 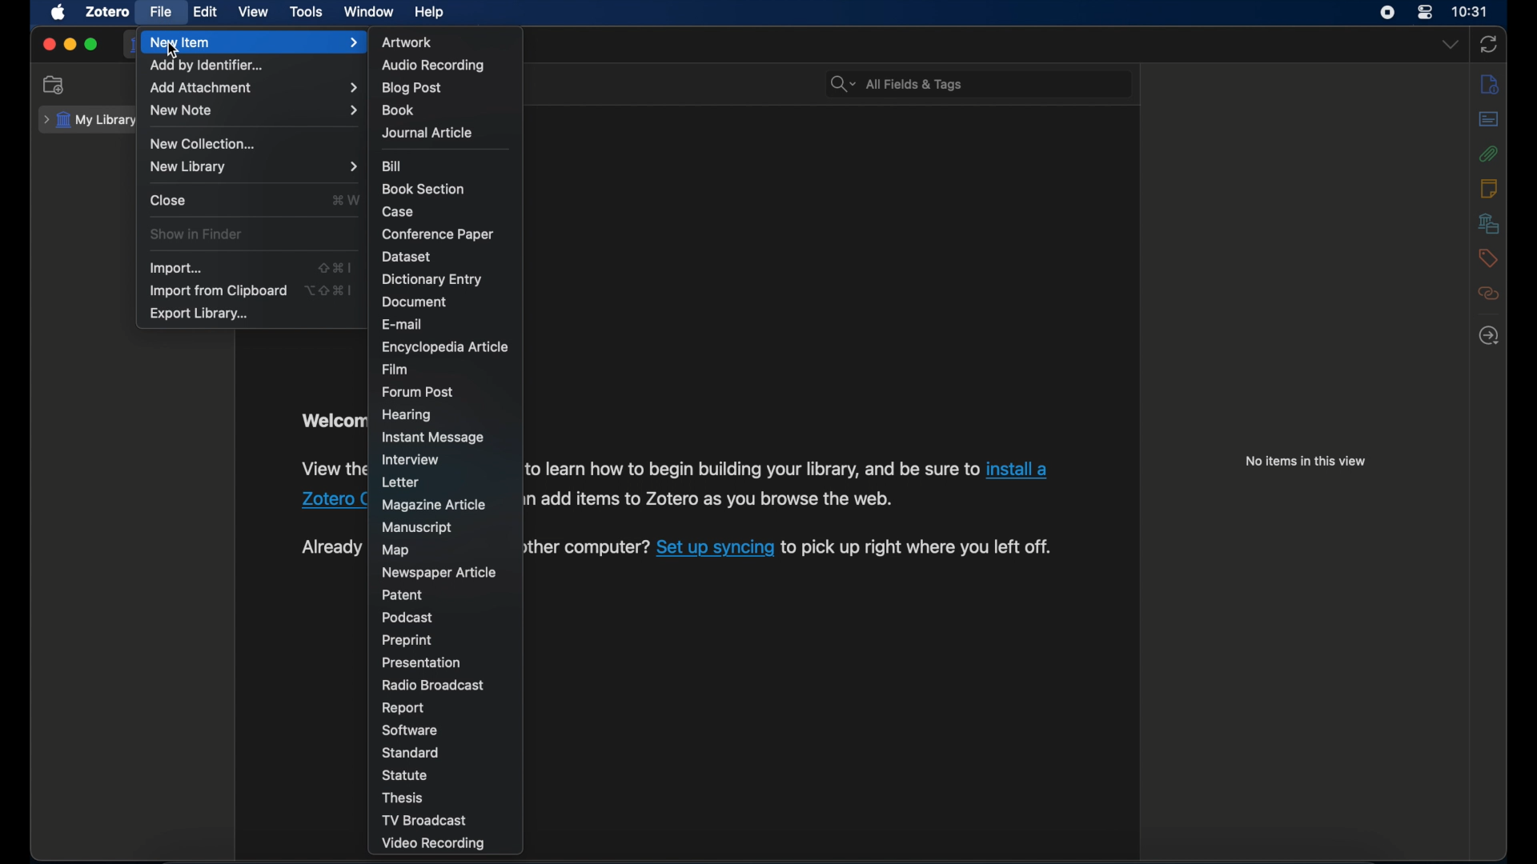 I want to click on obscure text, so click(x=331, y=467).